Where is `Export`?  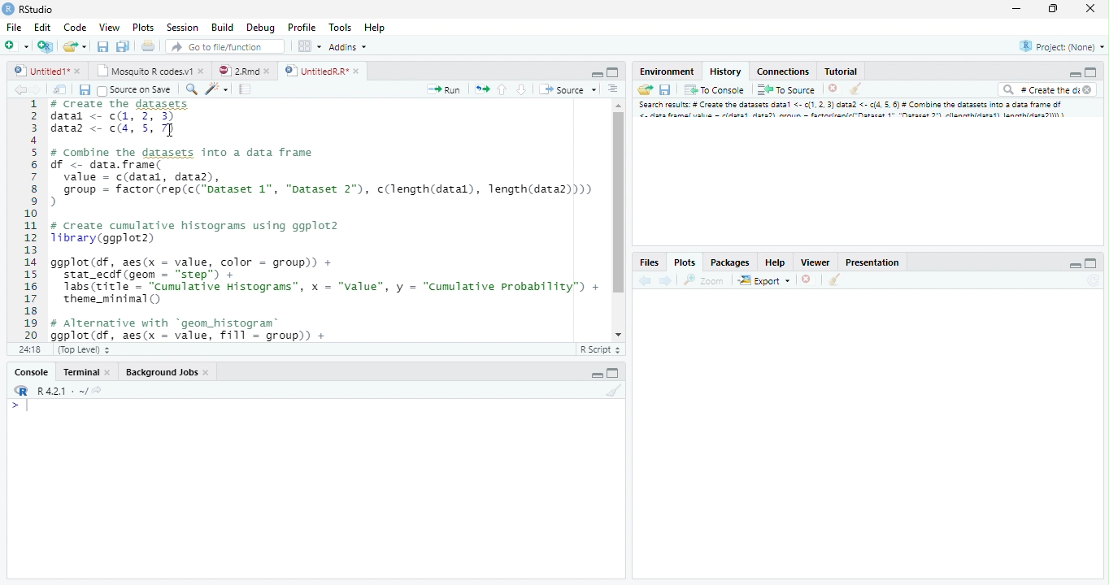 Export is located at coordinates (764, 280).